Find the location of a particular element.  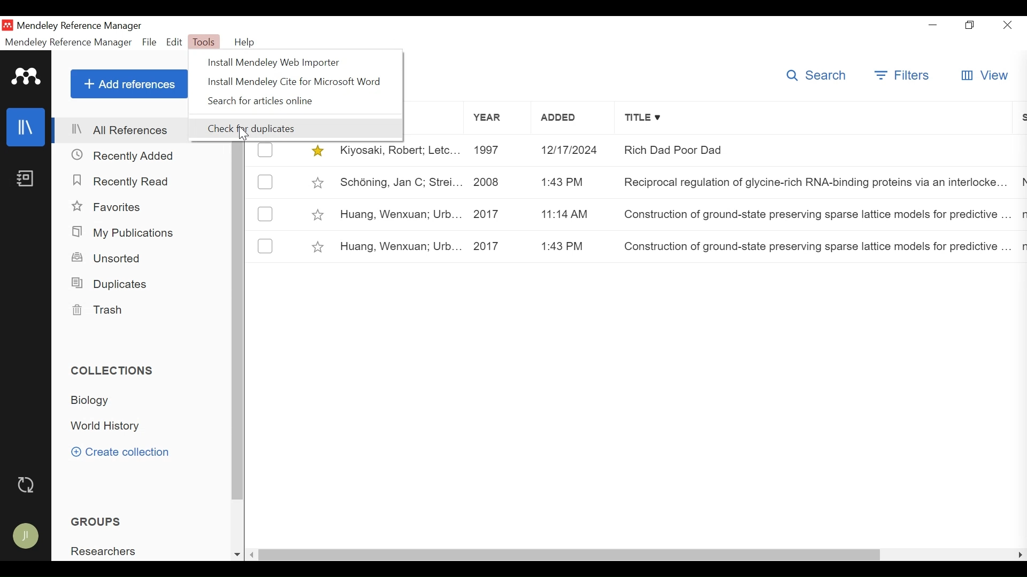

Rich Dad Poor Dad is located at coordinates (815, 151).